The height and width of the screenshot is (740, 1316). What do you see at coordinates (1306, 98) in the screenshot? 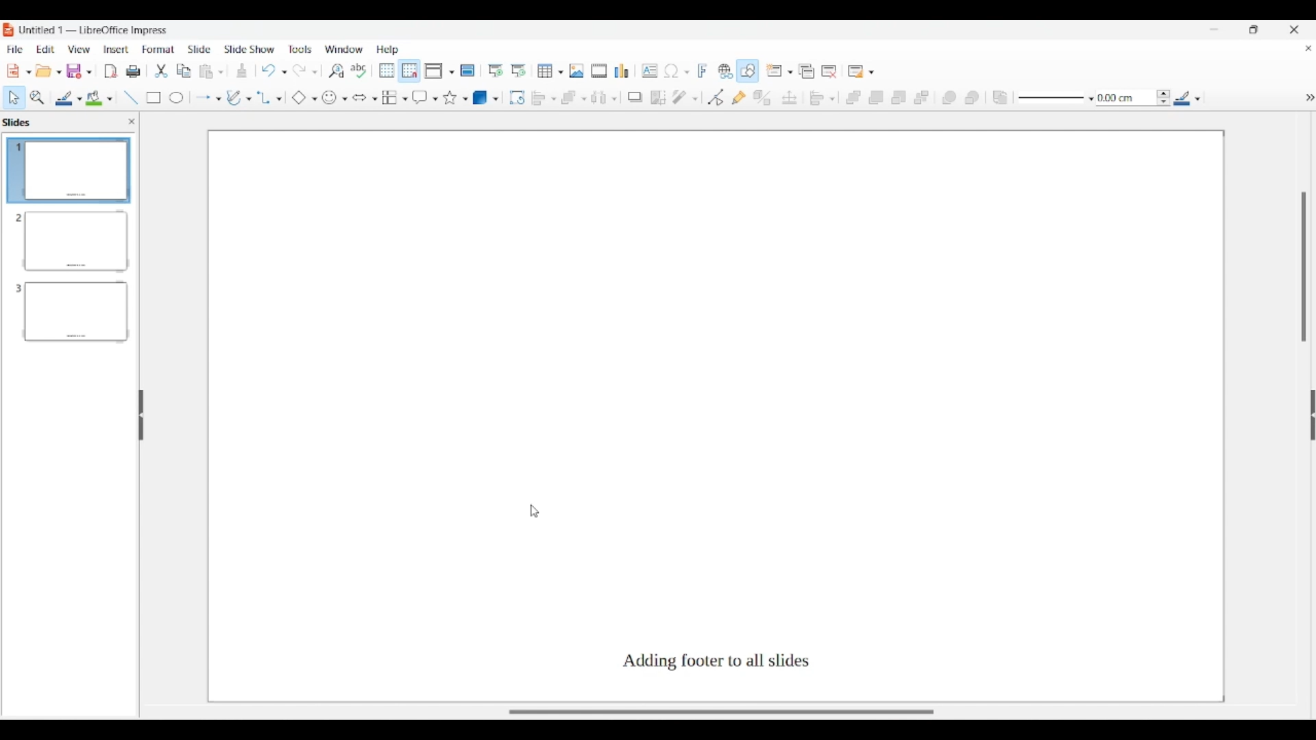
I see `hide` at bounding box center [1306, 98].